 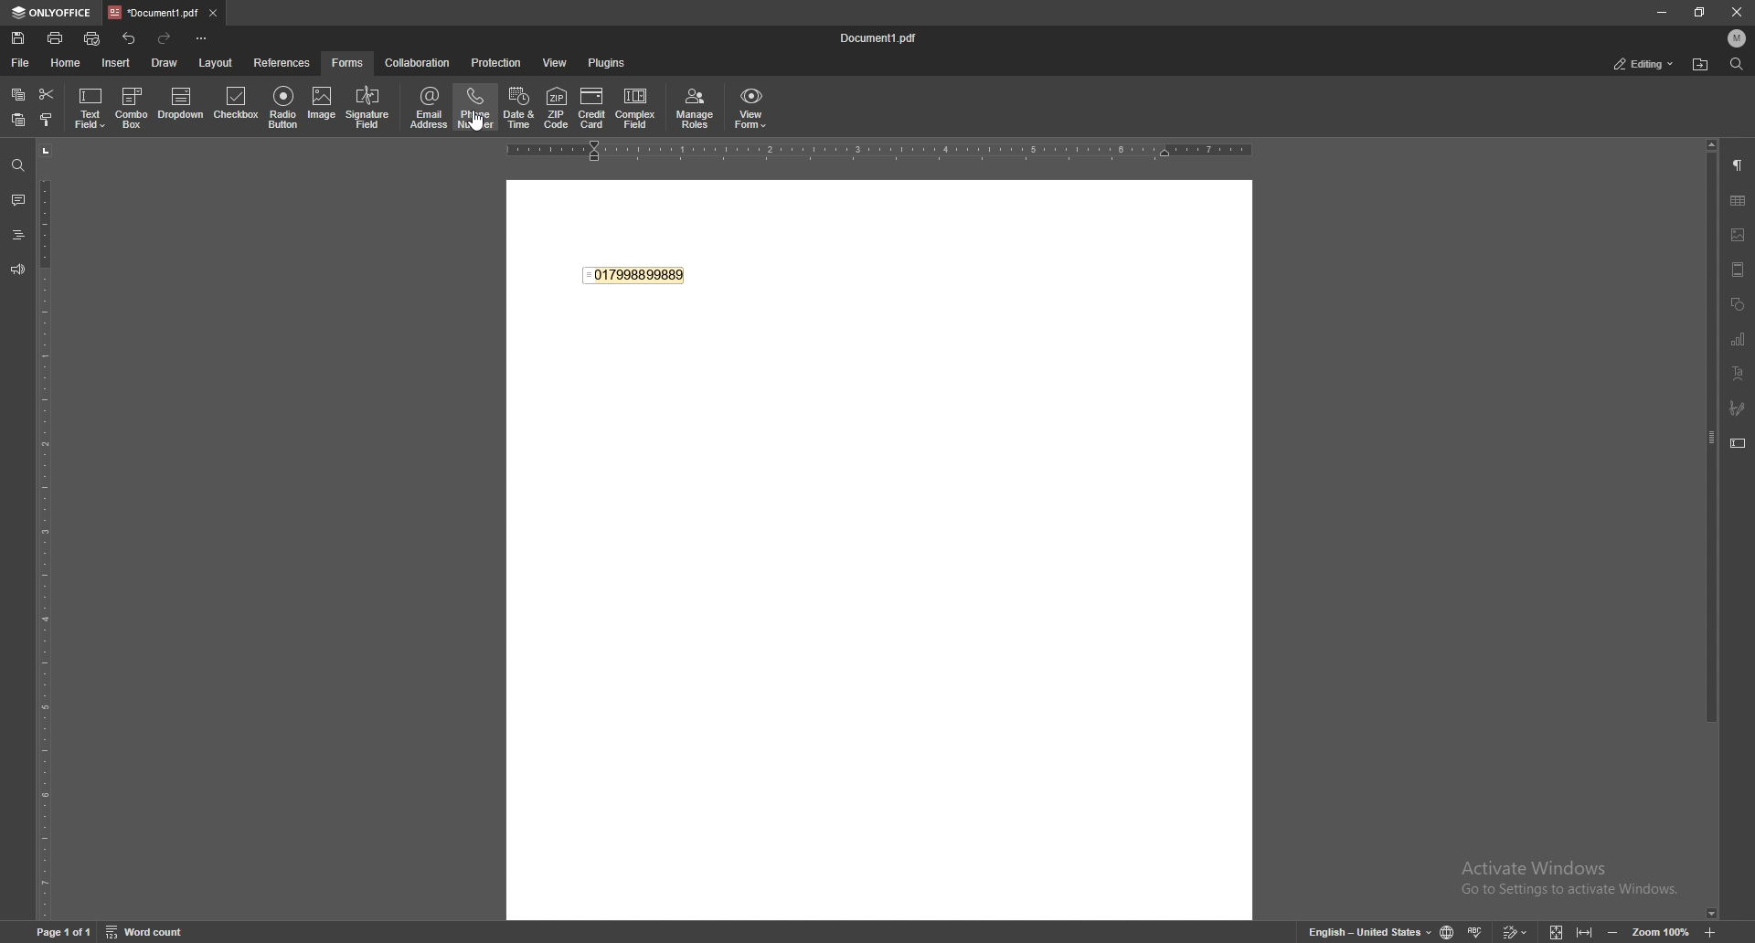 What do you see at coordinates (609, 63) in the screenshot?
I see `plugins` at bounding box center [609, 63].